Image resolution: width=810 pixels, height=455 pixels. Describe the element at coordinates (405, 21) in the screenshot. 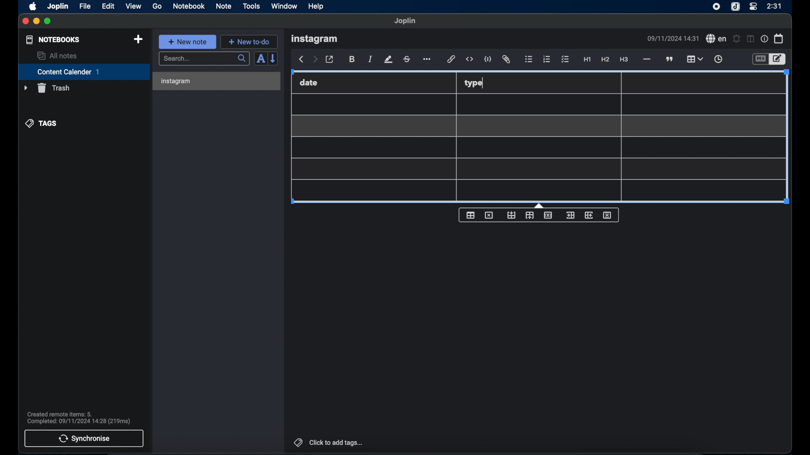

I see `Joplin` at that location.